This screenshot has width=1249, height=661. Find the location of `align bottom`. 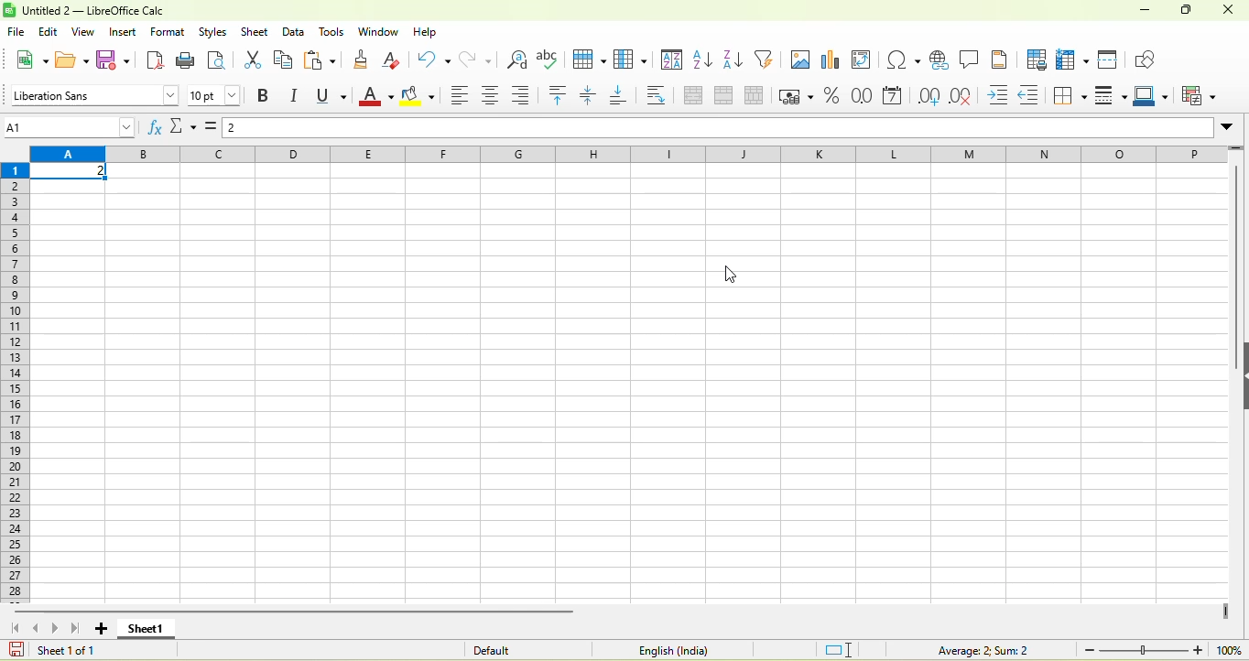

align bottom is located at coordinates (629, 96).